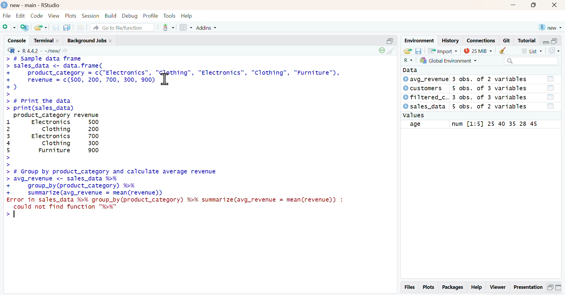 The width and height of the screenshot is (565, 295). I want to click on Close, so click(554, 5).